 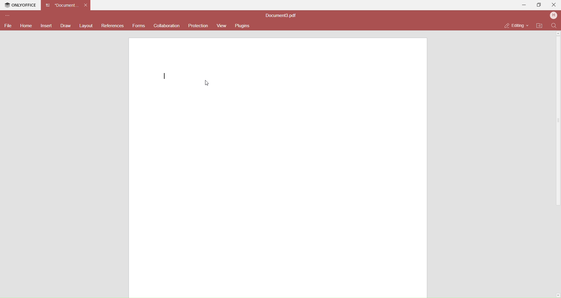 I want to click on Open file location, so click(x=540, y=26).